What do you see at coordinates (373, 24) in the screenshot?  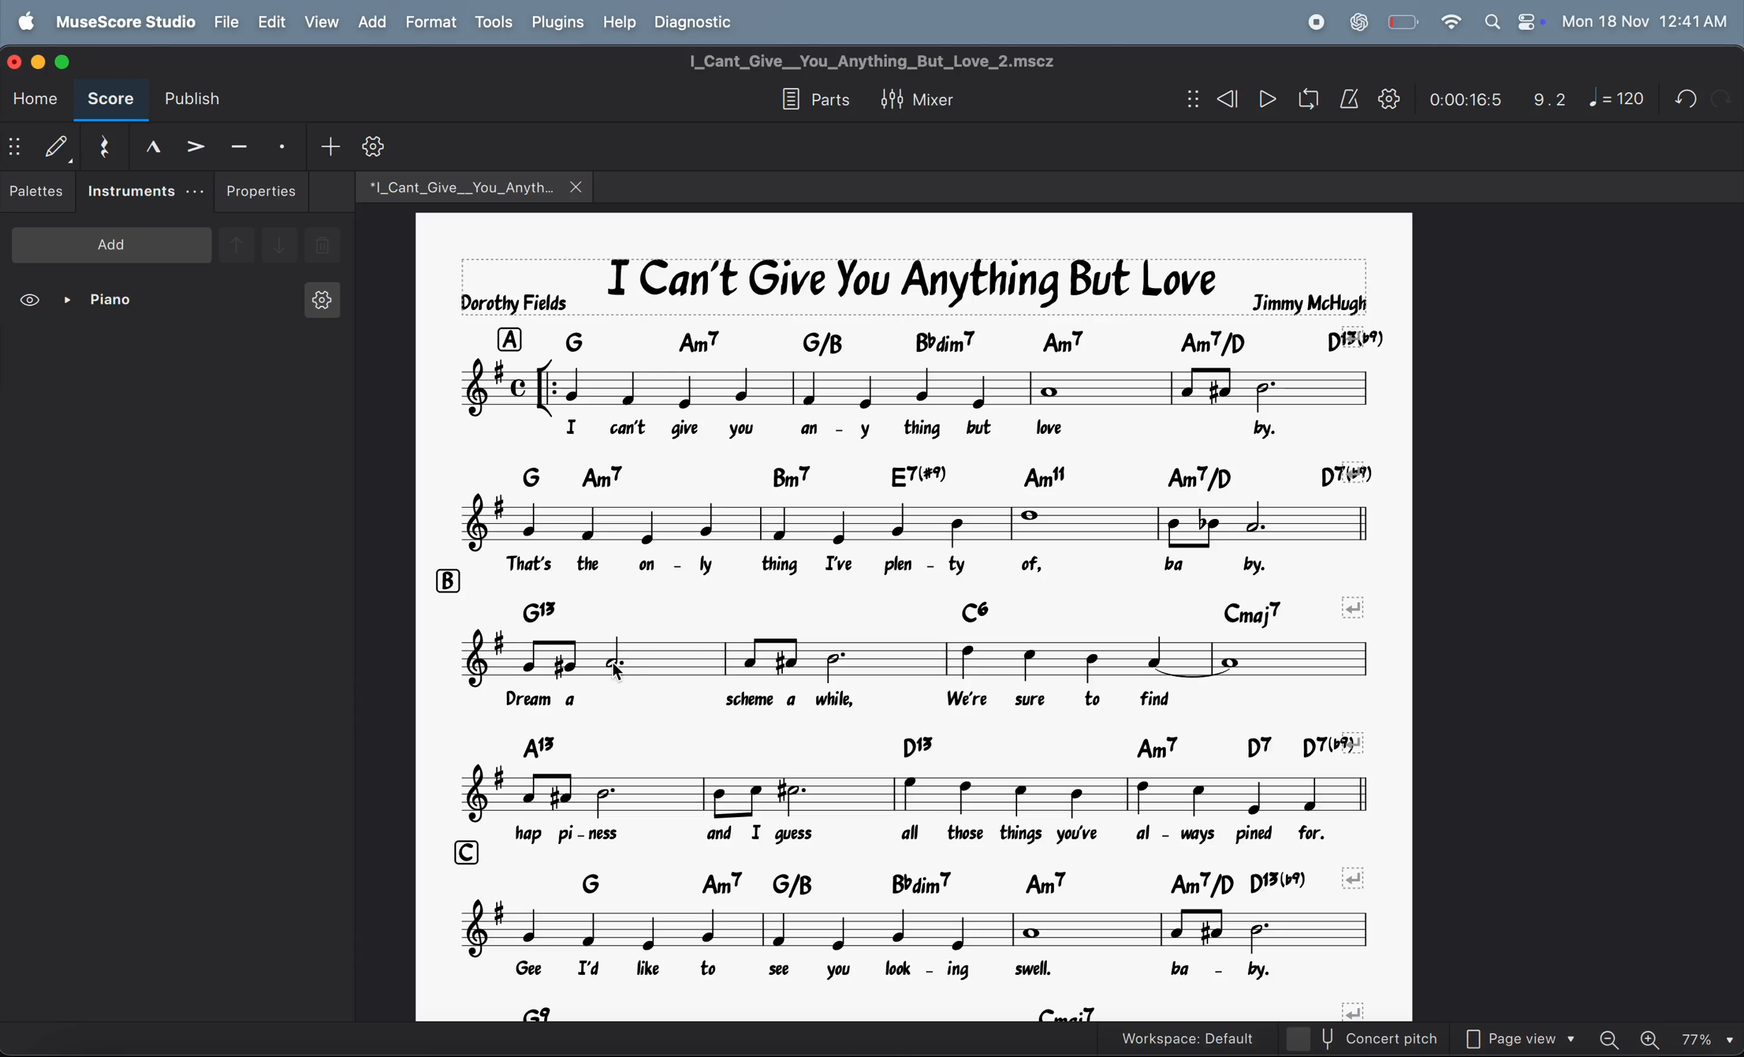 I see `add` at bounding box center [373, 24].